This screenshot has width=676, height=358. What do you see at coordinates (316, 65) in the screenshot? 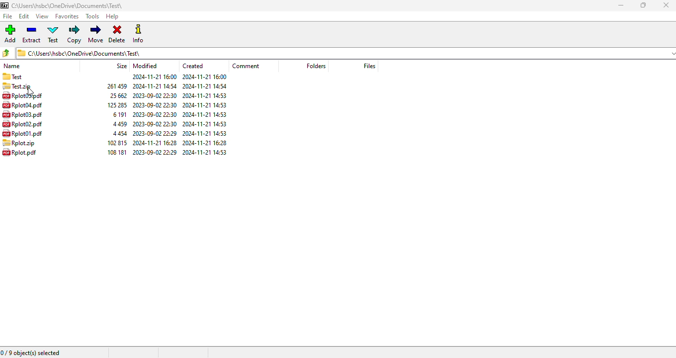
I see `folders` at bounding box center [316, 65].